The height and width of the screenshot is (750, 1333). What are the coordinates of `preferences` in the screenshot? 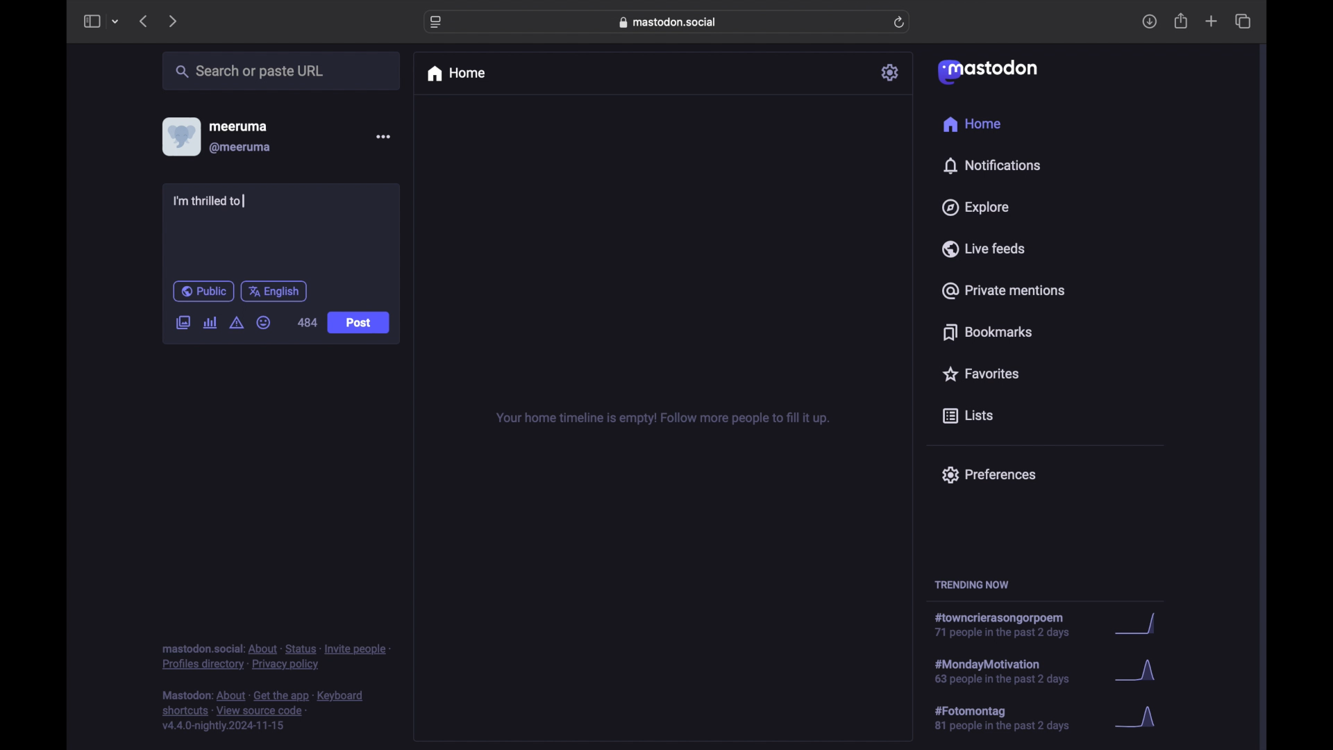 It's located at (989, 475).